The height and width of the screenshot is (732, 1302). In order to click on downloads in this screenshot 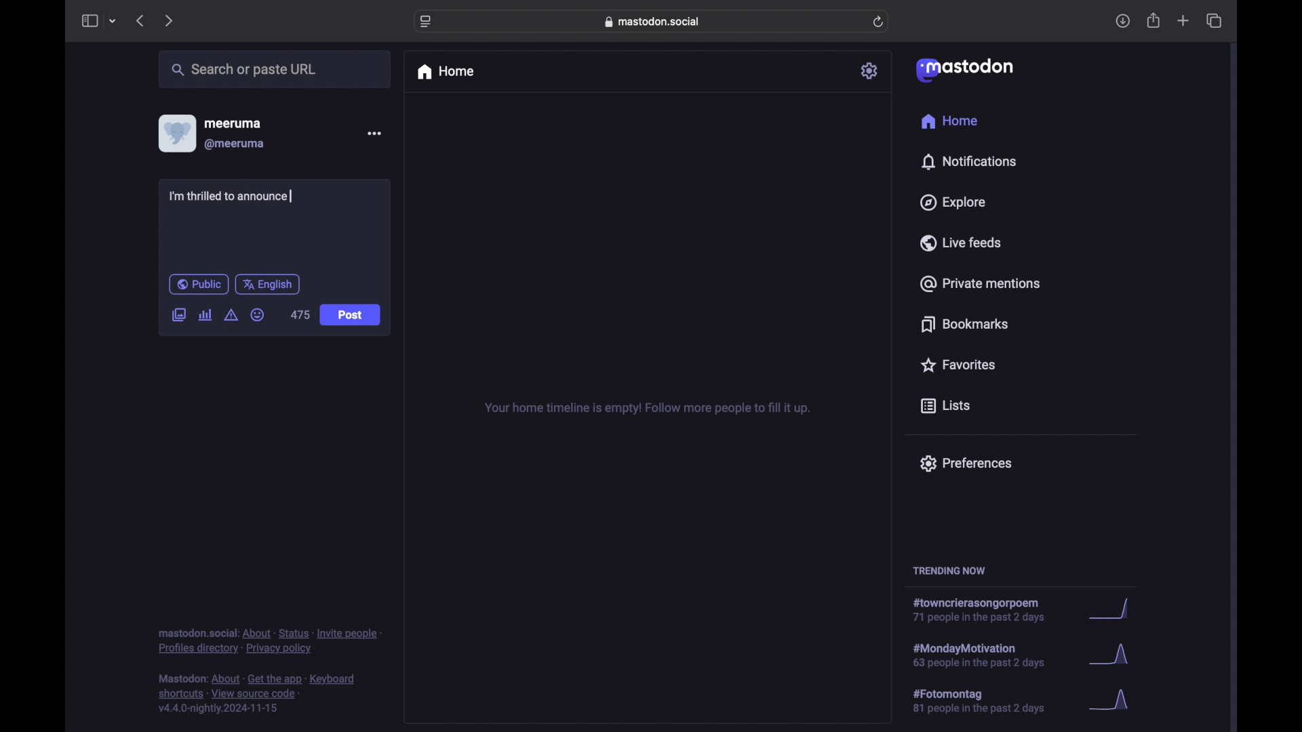, I will do `click(1122, 21)`.